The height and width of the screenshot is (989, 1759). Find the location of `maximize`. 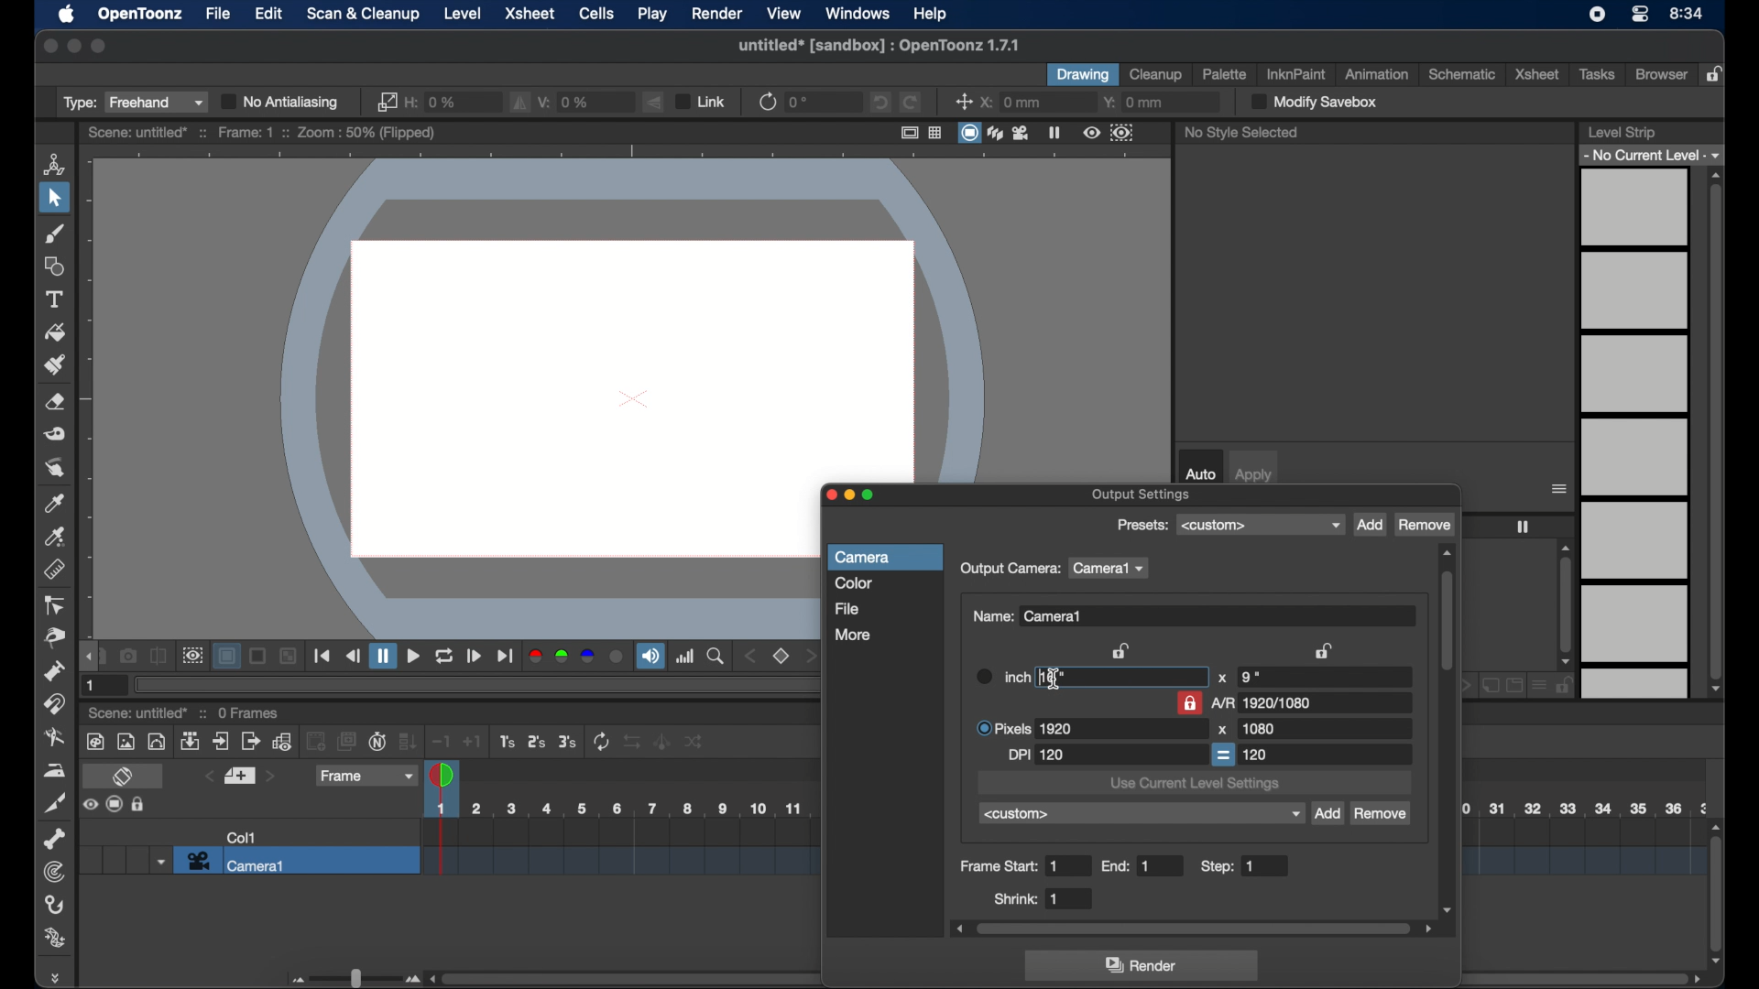

maximize is located at coordinates (99, 46).